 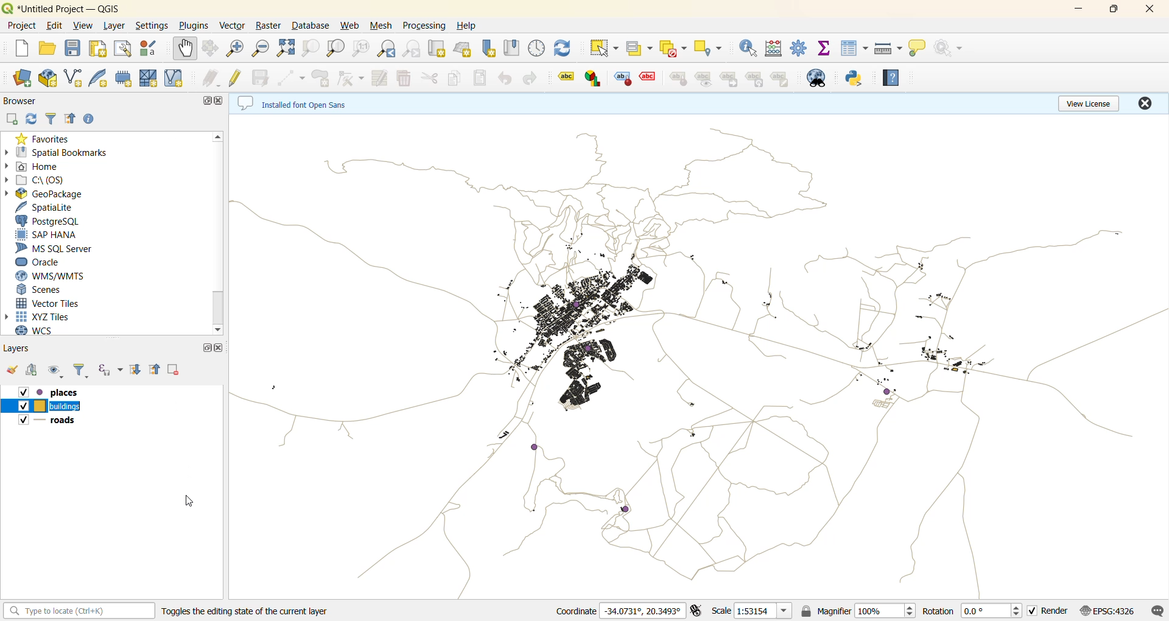 What do you see at coordinates (618, 612) in the screenshot?
I see `coordinates` at bounding box center [618, 612].